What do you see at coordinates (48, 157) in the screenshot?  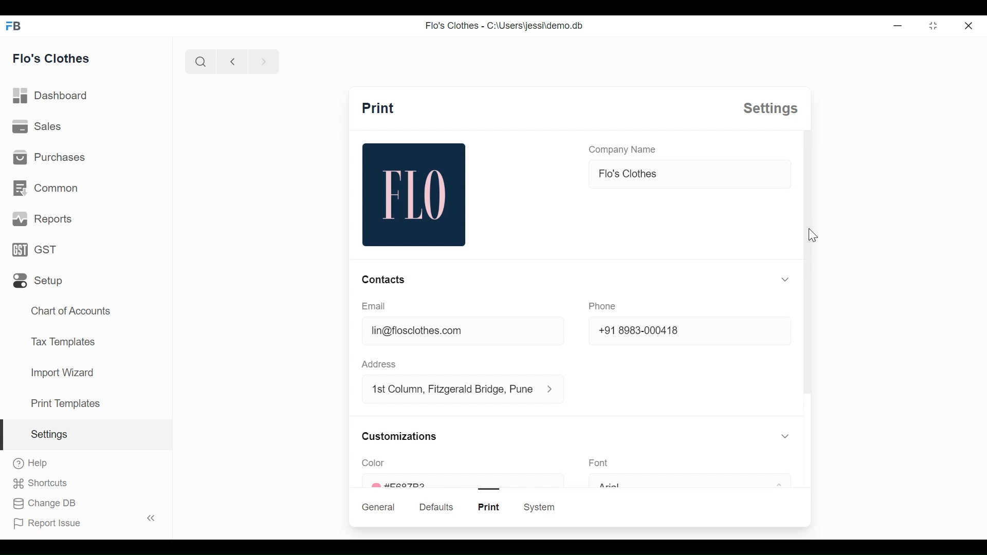 I see `purchases` at bounding box center [48, 157].